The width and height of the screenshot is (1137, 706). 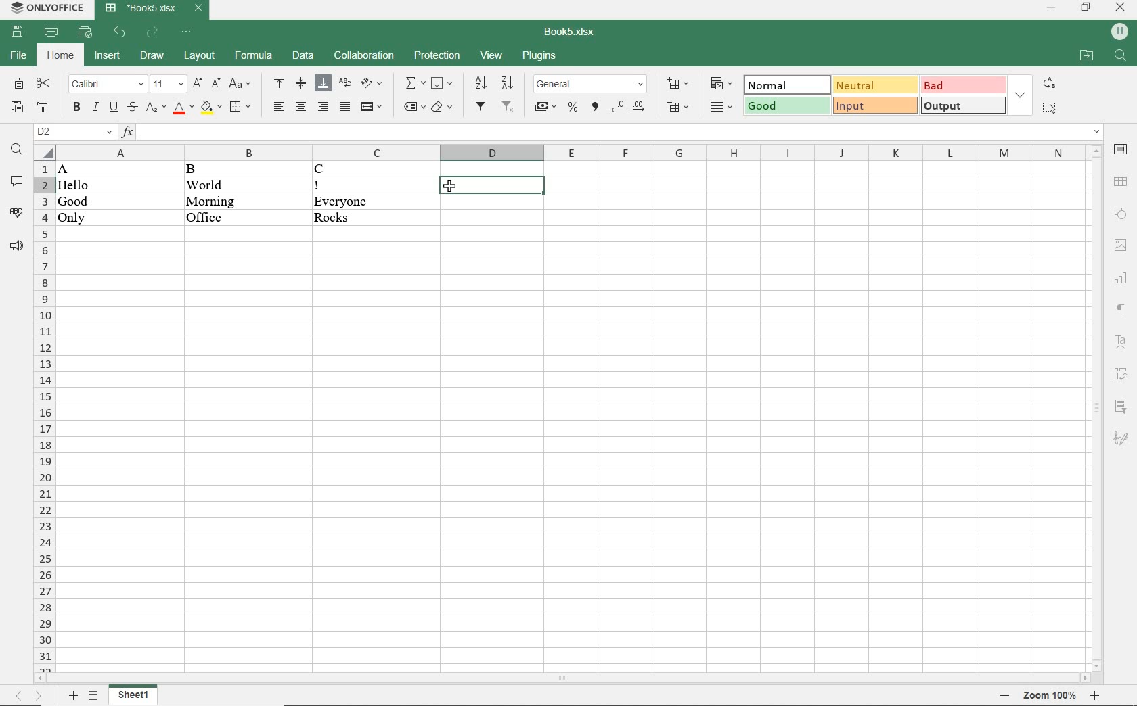 I want to click on comments, so click(x=16, y=182).